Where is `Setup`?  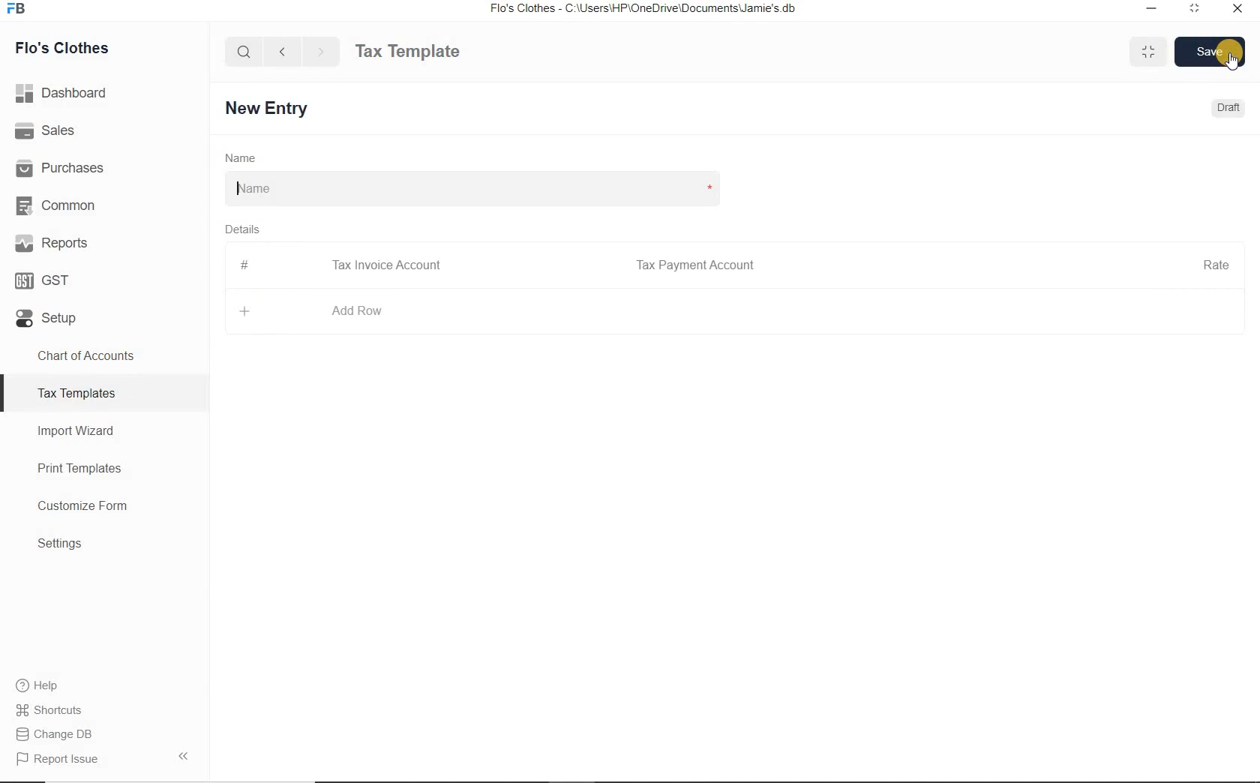 Setup is located at coordinates (104, 315).